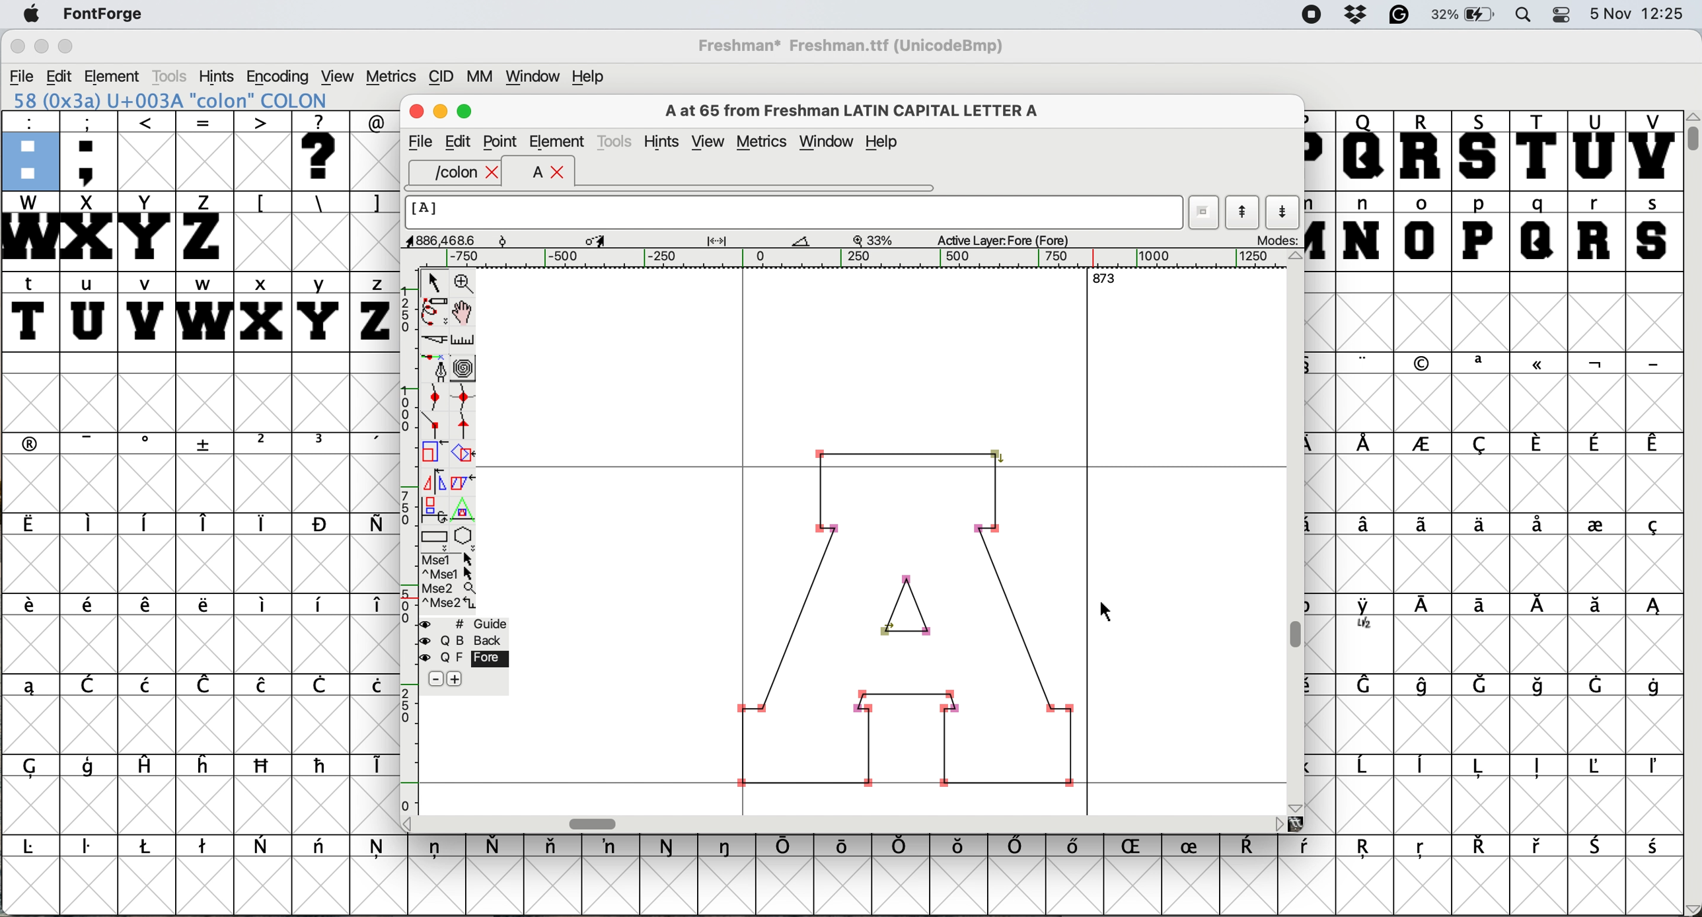 The height and width of the screenshot is (917, 1702). I want to click on symbol, so click(147, 523).